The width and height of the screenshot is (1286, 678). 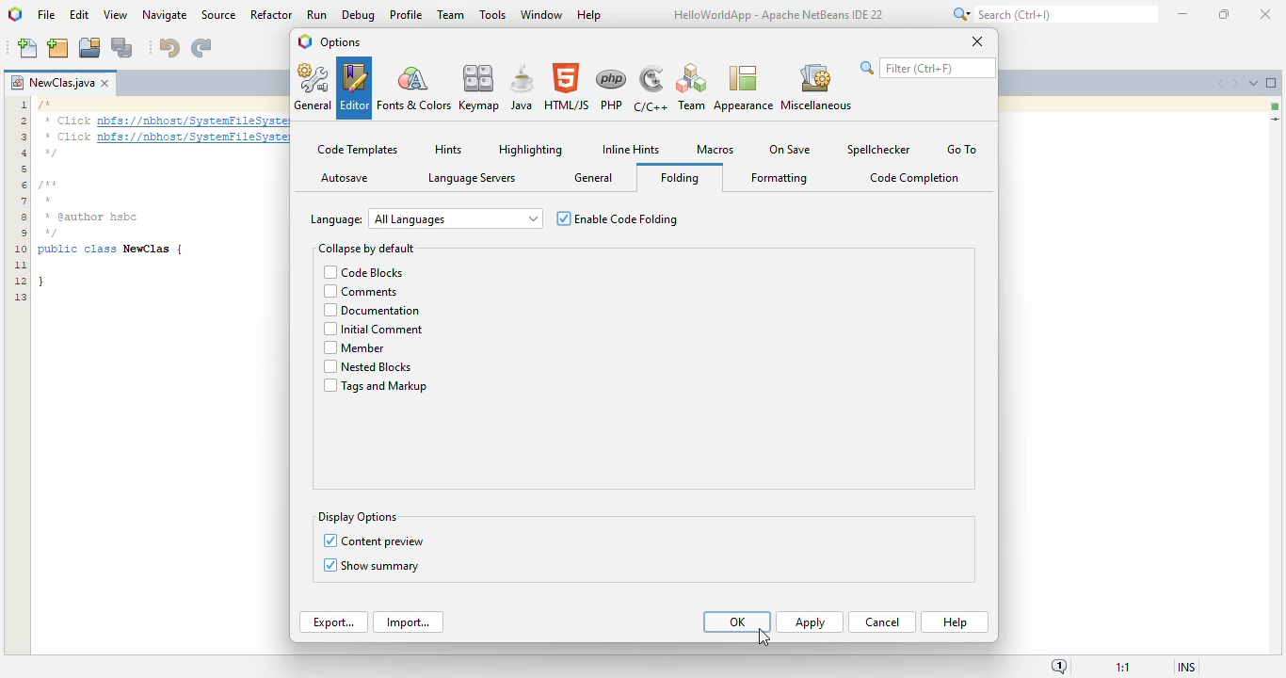 I want to click on Apply, so click(x=811, y=622).